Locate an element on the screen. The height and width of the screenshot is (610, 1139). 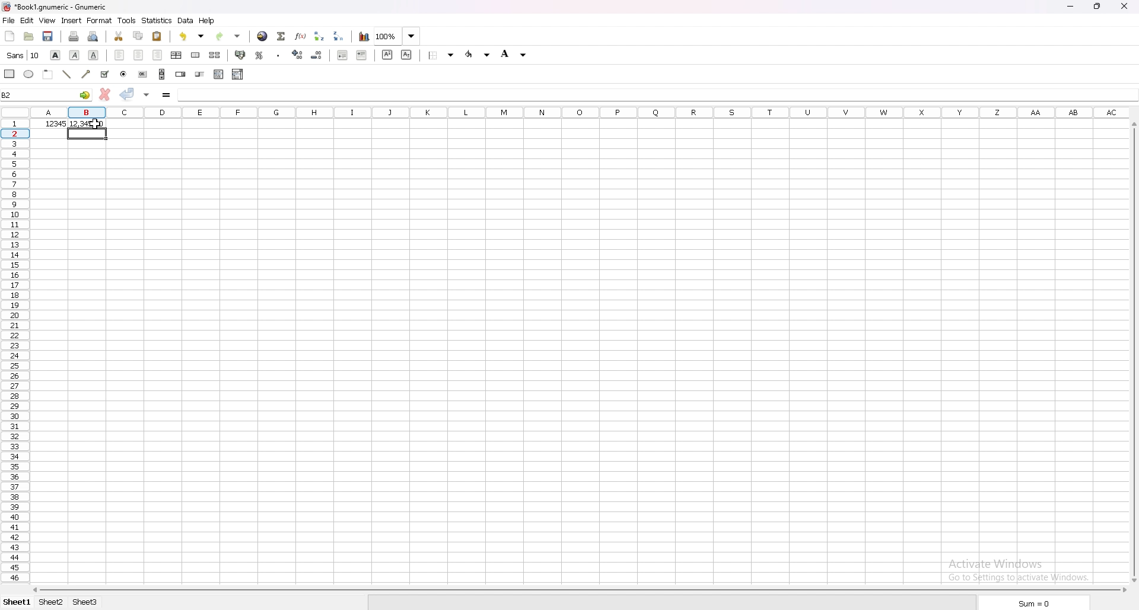
spin button is located at coordinates (180, 74).